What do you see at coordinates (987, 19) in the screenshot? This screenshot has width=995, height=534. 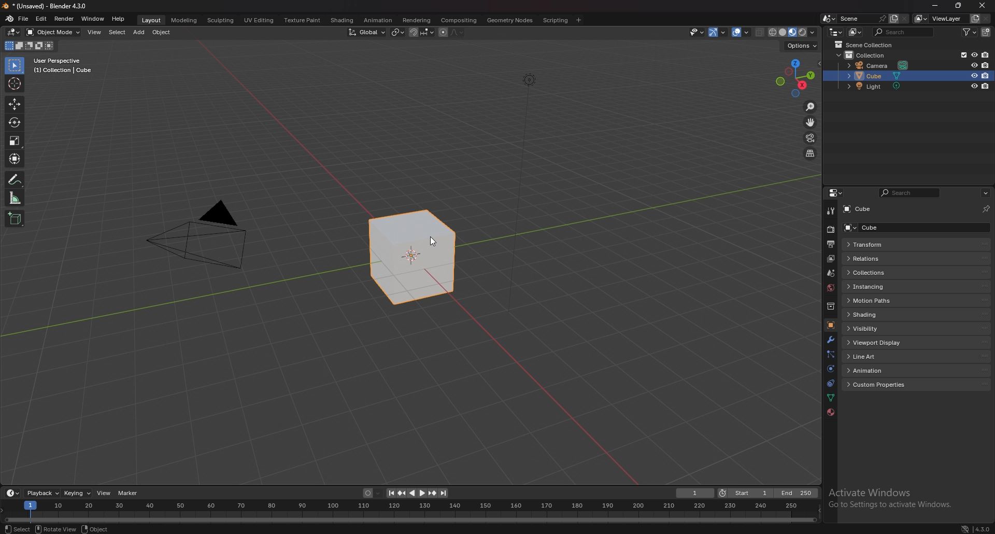 I see `remove view layer` at bounding box center [987, 19].